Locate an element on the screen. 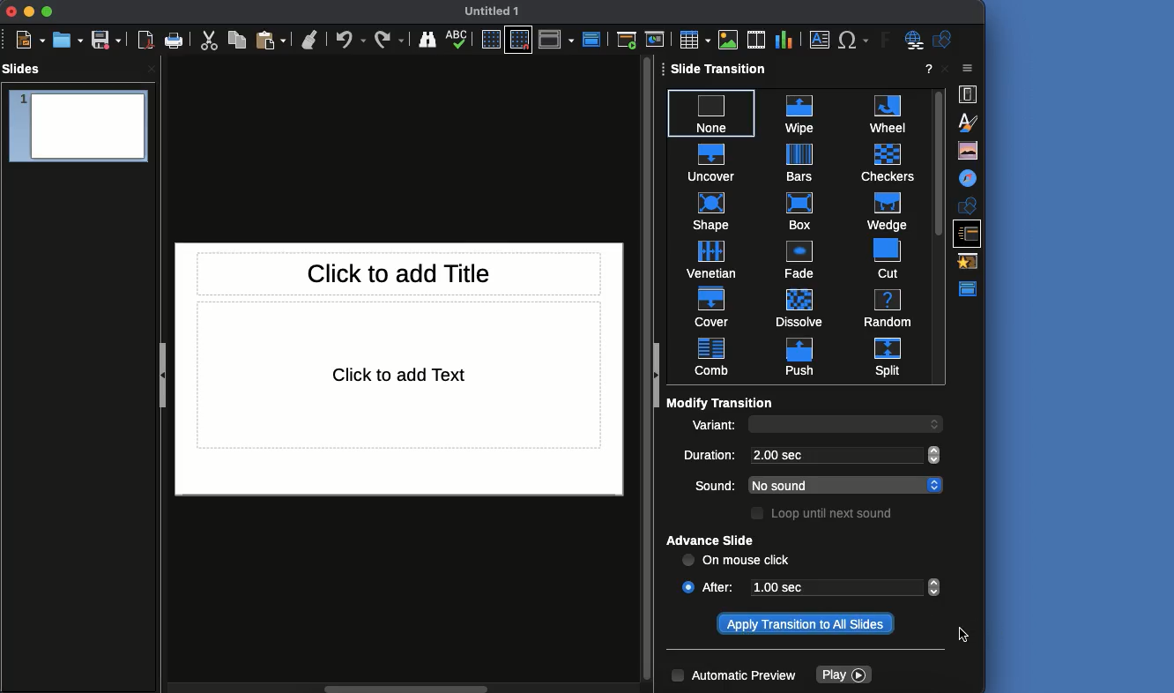  Table is located at coordinates (694, 39).